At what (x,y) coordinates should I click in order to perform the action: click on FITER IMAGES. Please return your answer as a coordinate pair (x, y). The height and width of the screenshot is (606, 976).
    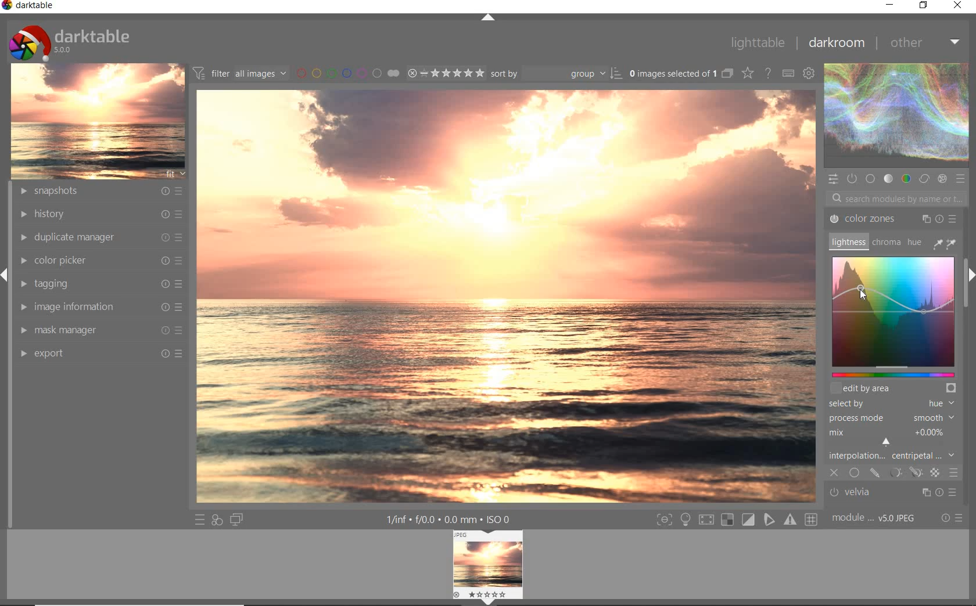
    Looking at the image, I should click on (239, 73).